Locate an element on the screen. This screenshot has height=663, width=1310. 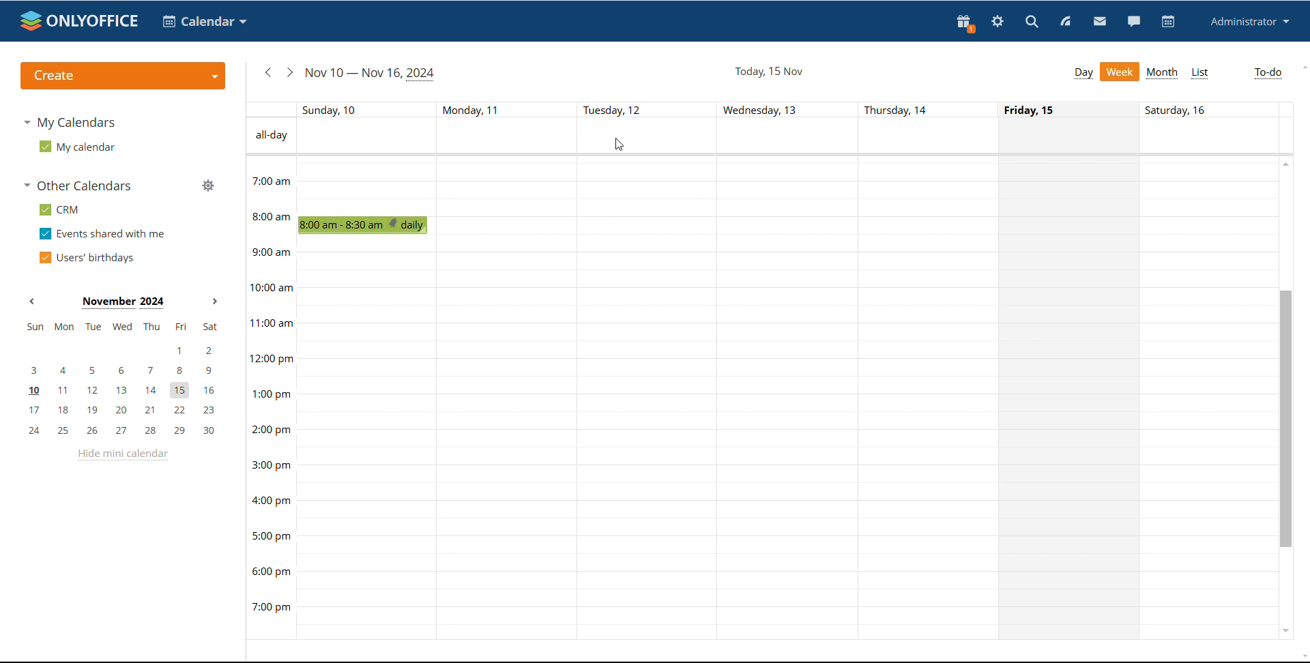
manage is located at coordinates (208, 185).